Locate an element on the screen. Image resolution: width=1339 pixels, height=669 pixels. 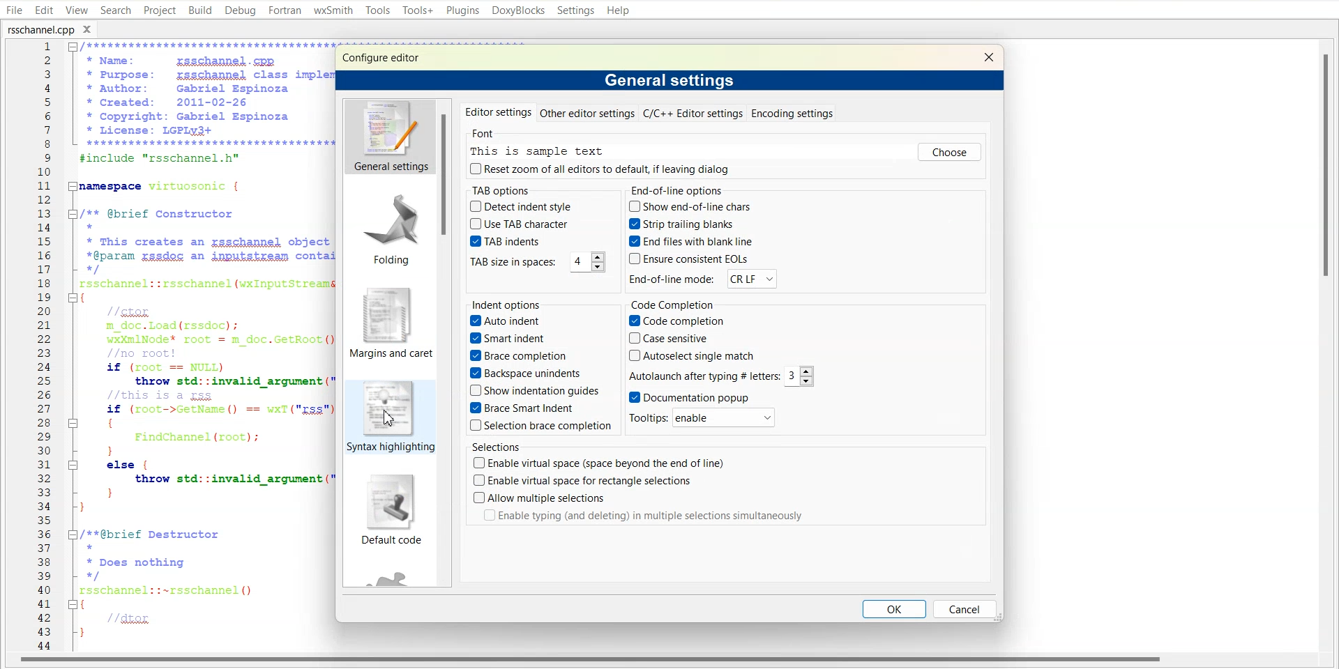
Settings is located at coordinates (577, 10).